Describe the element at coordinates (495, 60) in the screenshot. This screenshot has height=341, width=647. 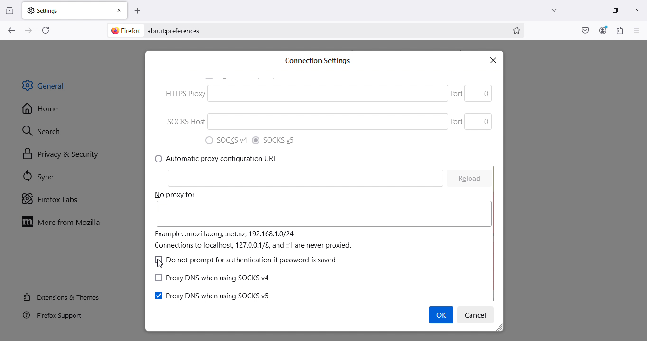
I see `x |close` at that location.